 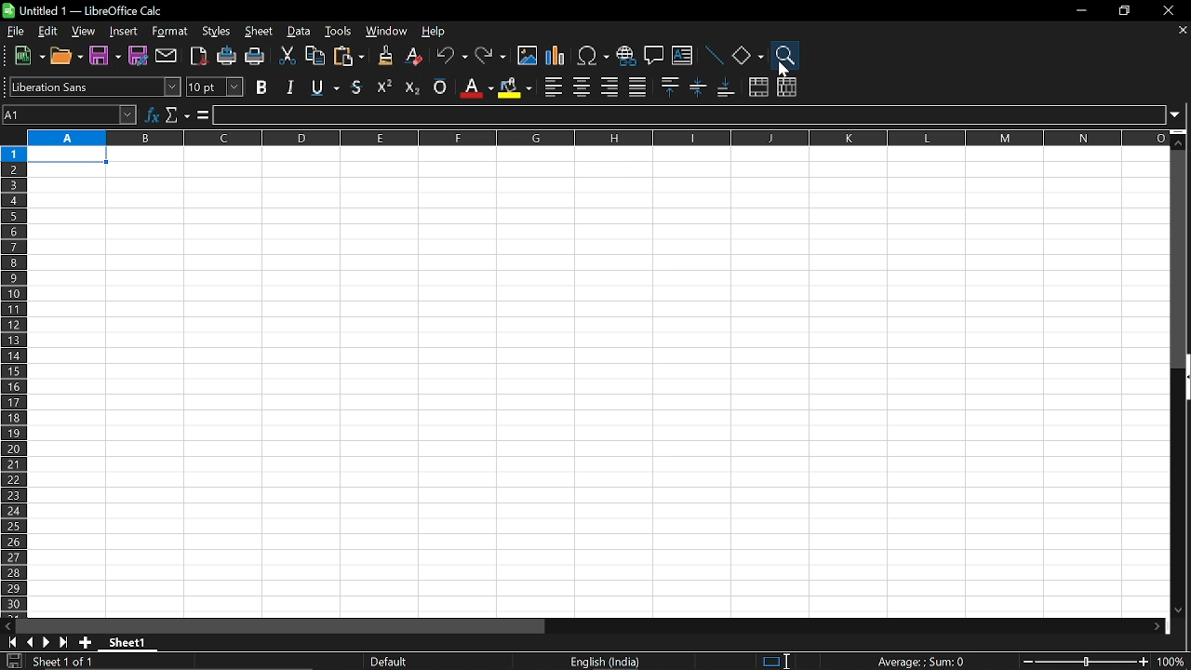 What do you see at coordinates (124, 33) in the screenshot?
I see `Insert` at bounding box center [124, 33].